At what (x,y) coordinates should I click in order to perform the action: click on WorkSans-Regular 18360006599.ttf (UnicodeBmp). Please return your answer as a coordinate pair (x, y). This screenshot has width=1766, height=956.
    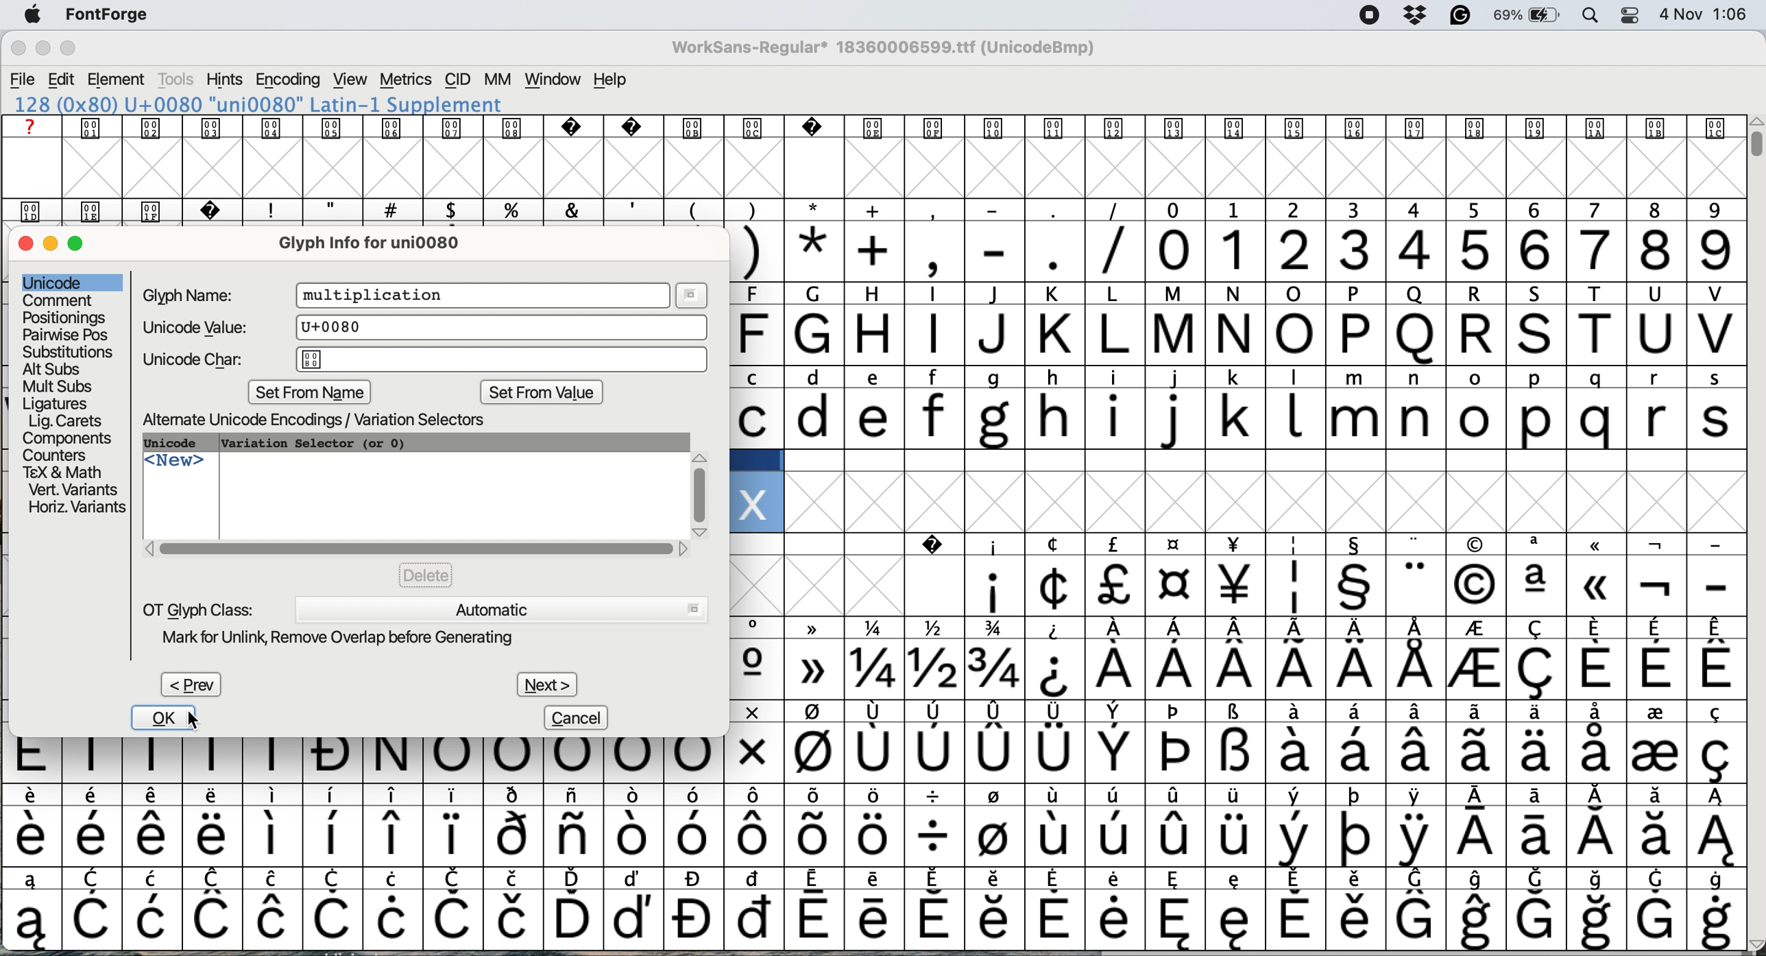
    Looking at the image, I should click on (890, 51).